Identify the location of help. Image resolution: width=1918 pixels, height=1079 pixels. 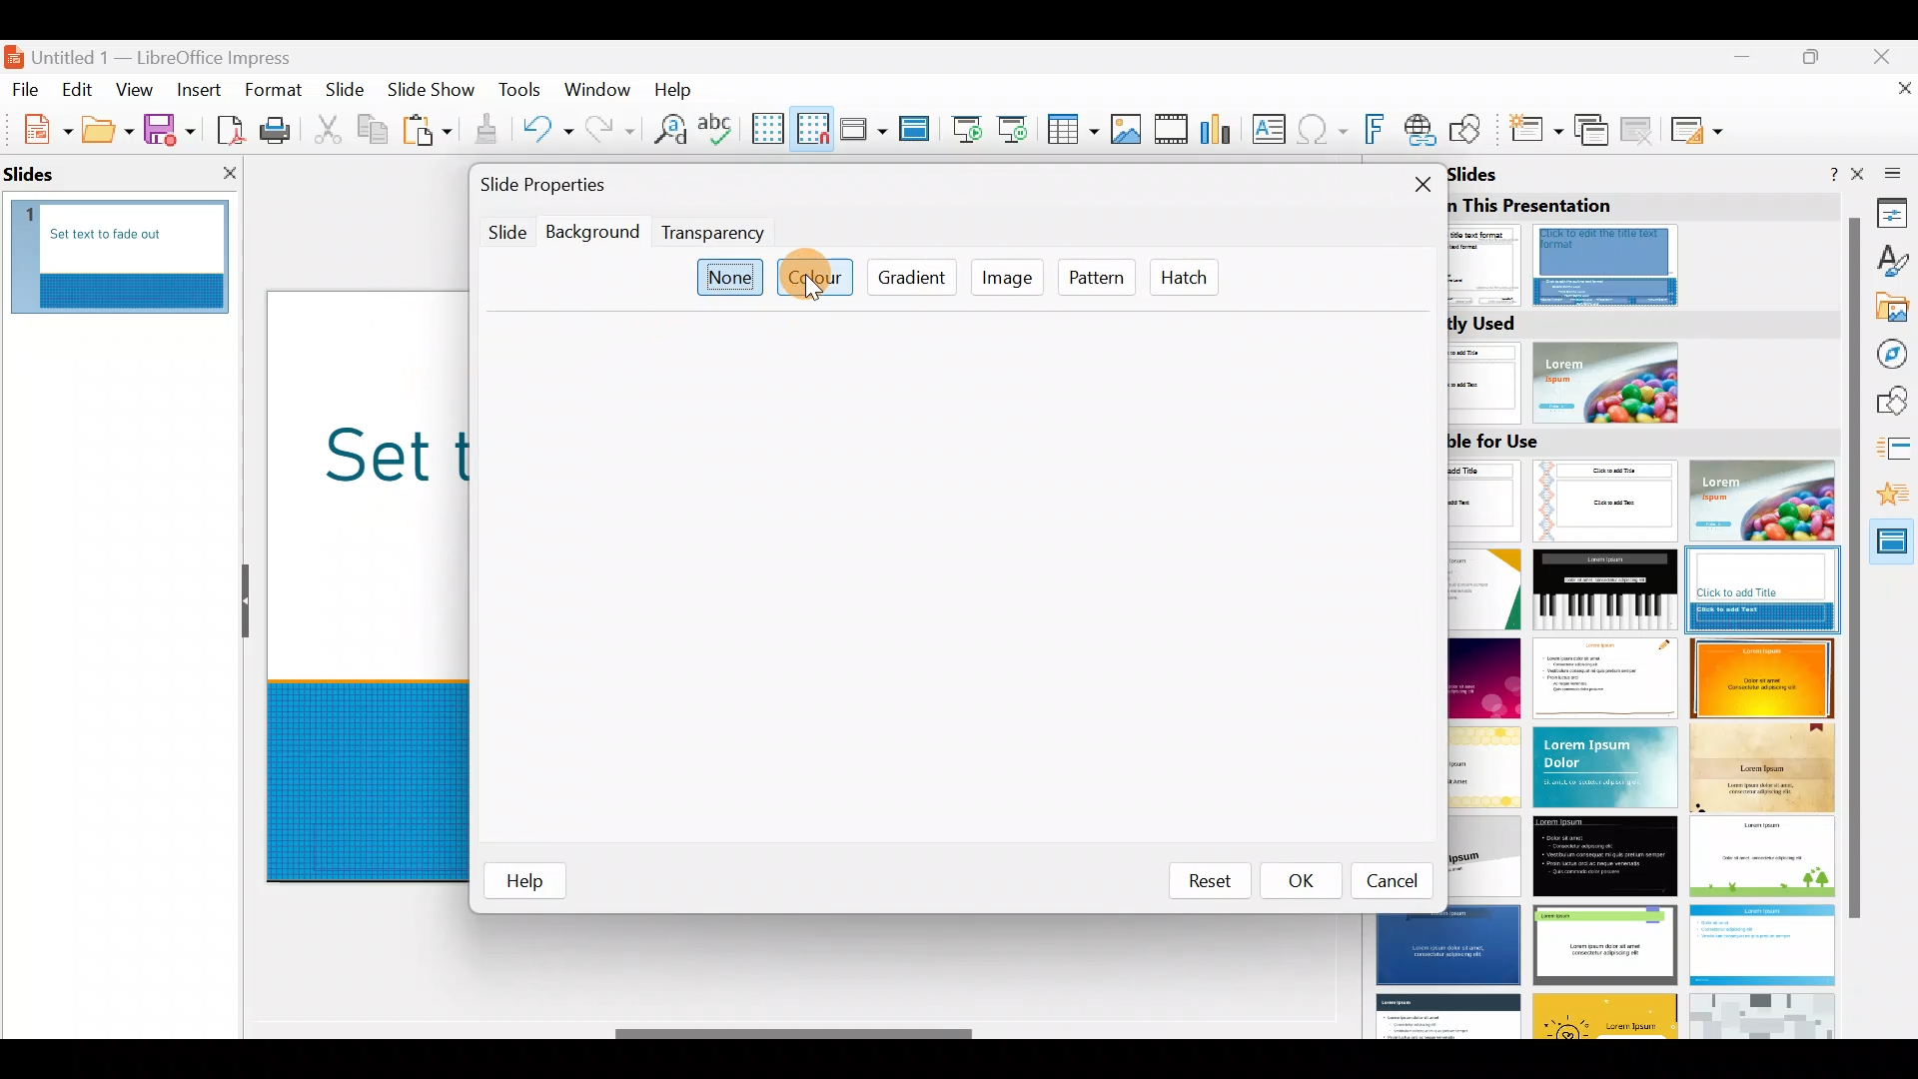
(527, 879).